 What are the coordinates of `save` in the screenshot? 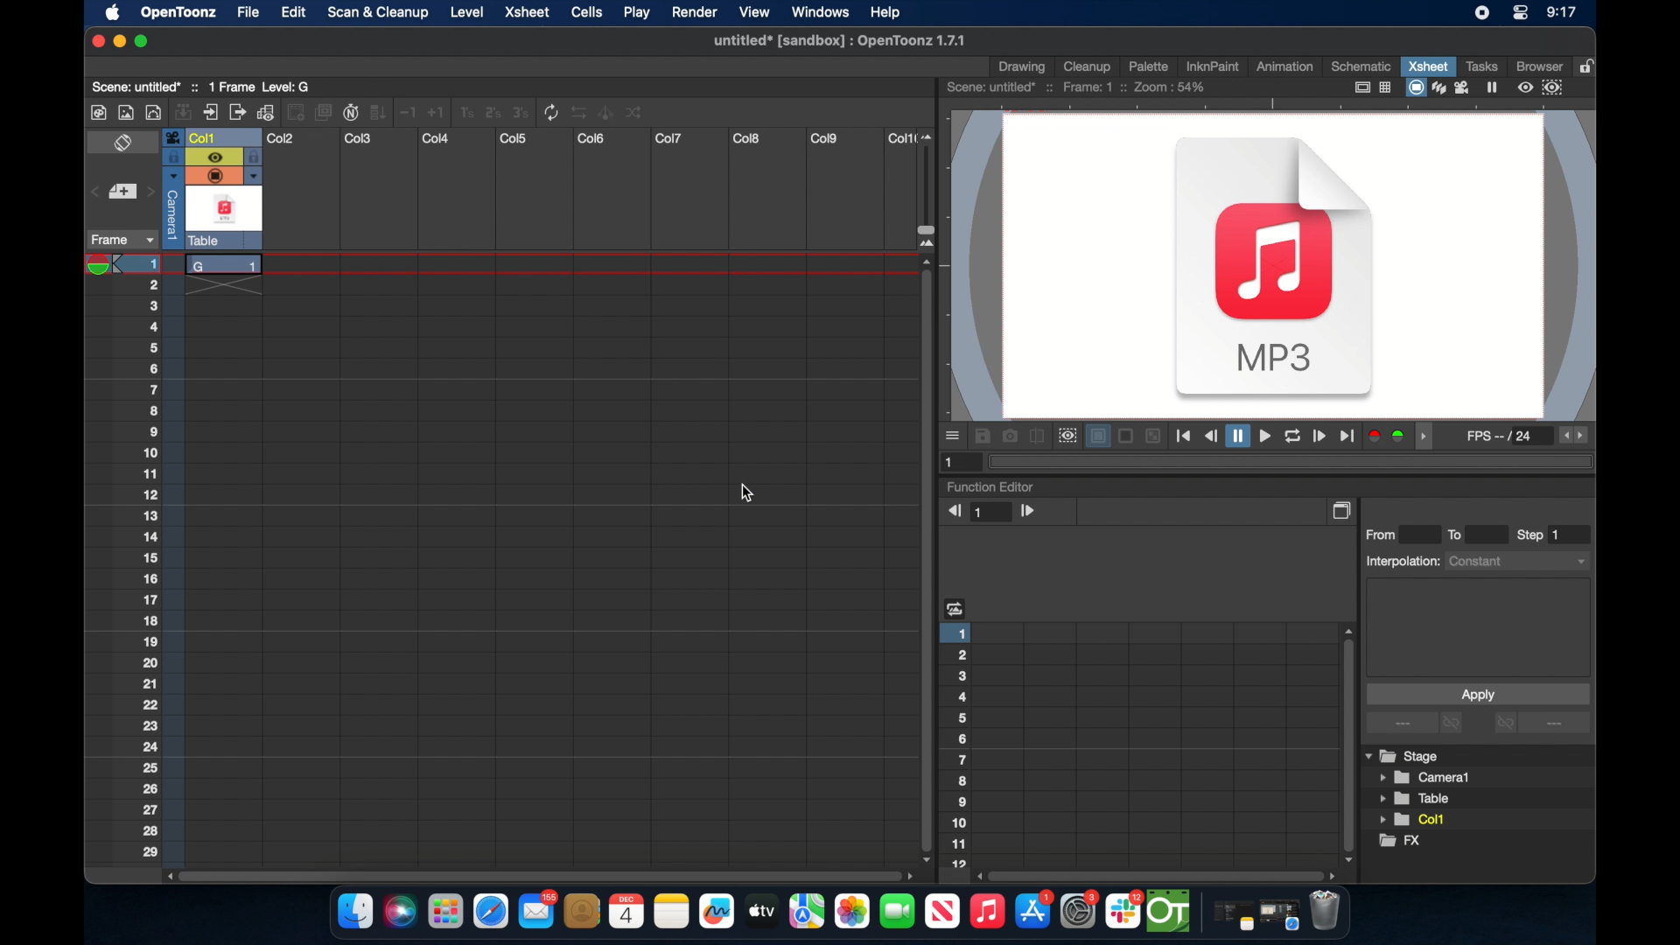 It's located at (983, 436).